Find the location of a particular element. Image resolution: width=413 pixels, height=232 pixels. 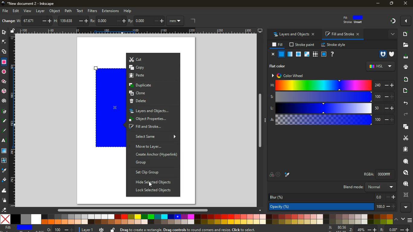

h is located at coordinates (72, 21).